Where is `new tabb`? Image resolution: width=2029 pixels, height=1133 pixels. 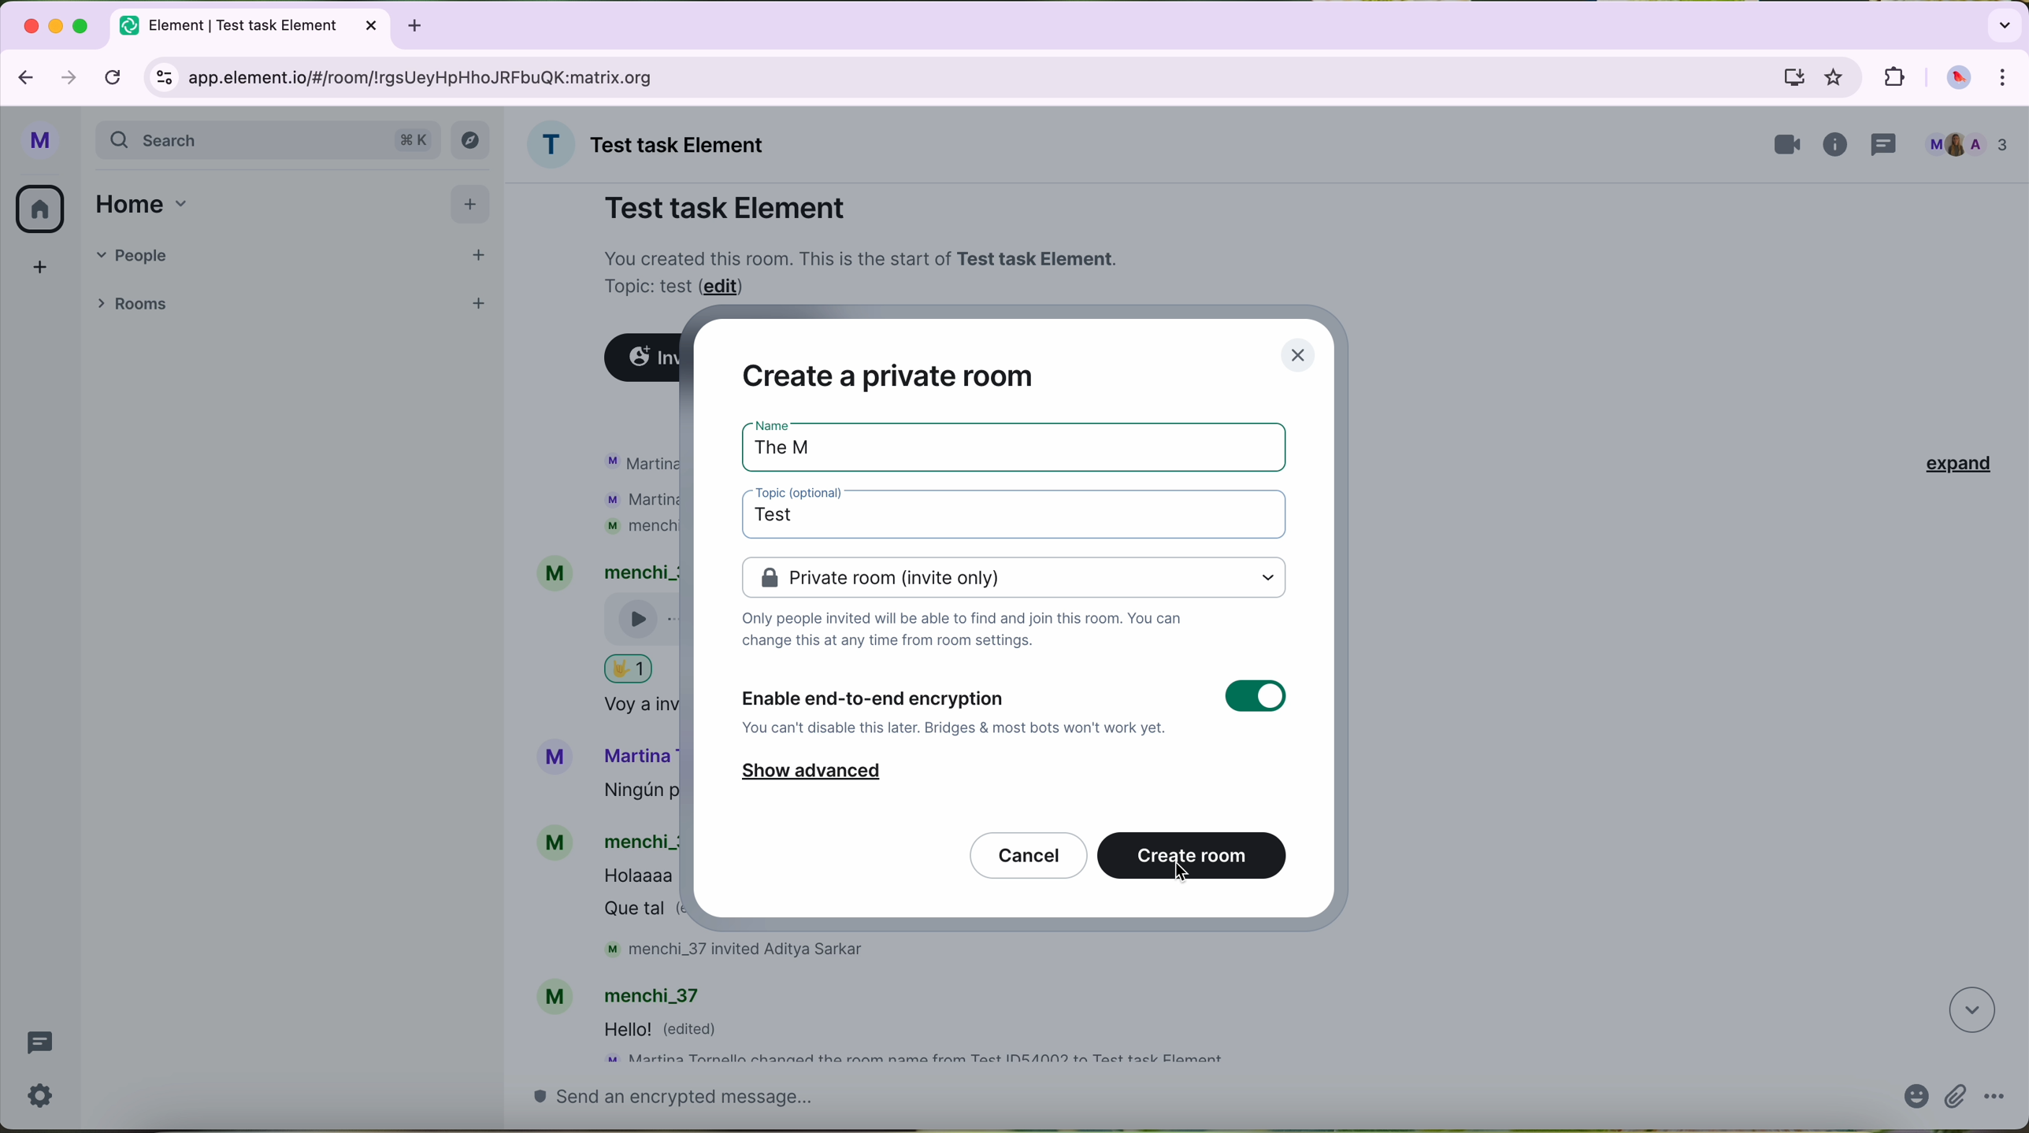
new tabb is located at coordinates (421, 24).